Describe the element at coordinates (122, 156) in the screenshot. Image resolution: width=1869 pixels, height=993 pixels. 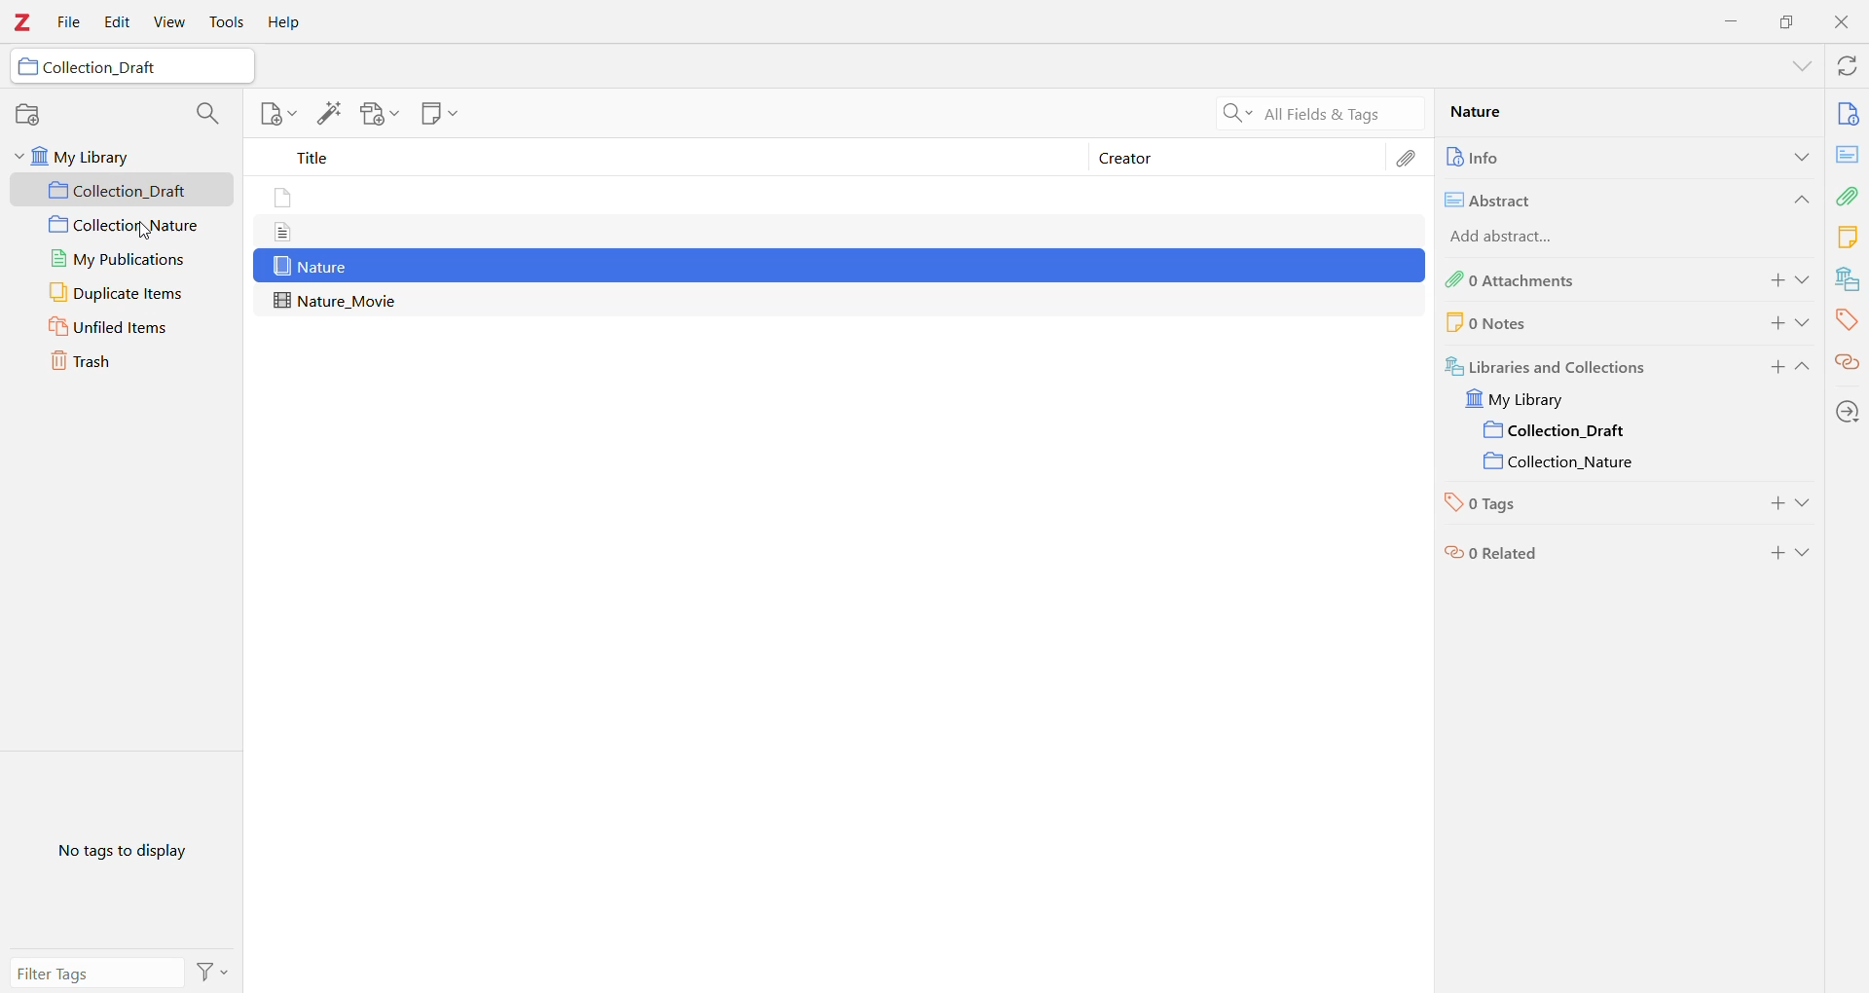
I see `My Library` at that location.